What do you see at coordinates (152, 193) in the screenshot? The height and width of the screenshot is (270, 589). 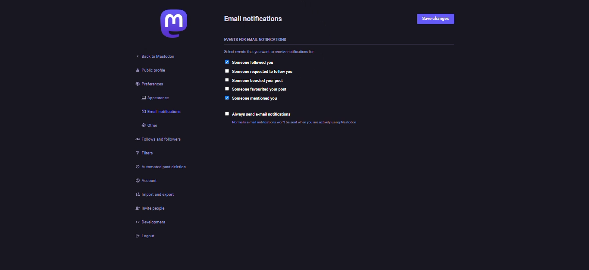 I see `import & export` at bounding box center [152, 193].